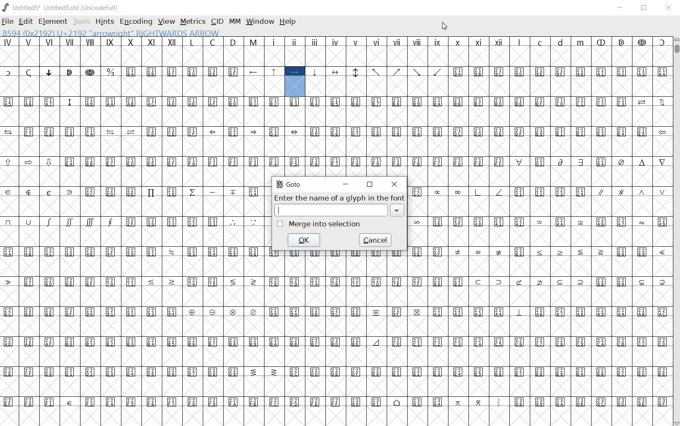  Describe the element at coordinates (371, 185) in the screenshot. I see `restore` at that location.